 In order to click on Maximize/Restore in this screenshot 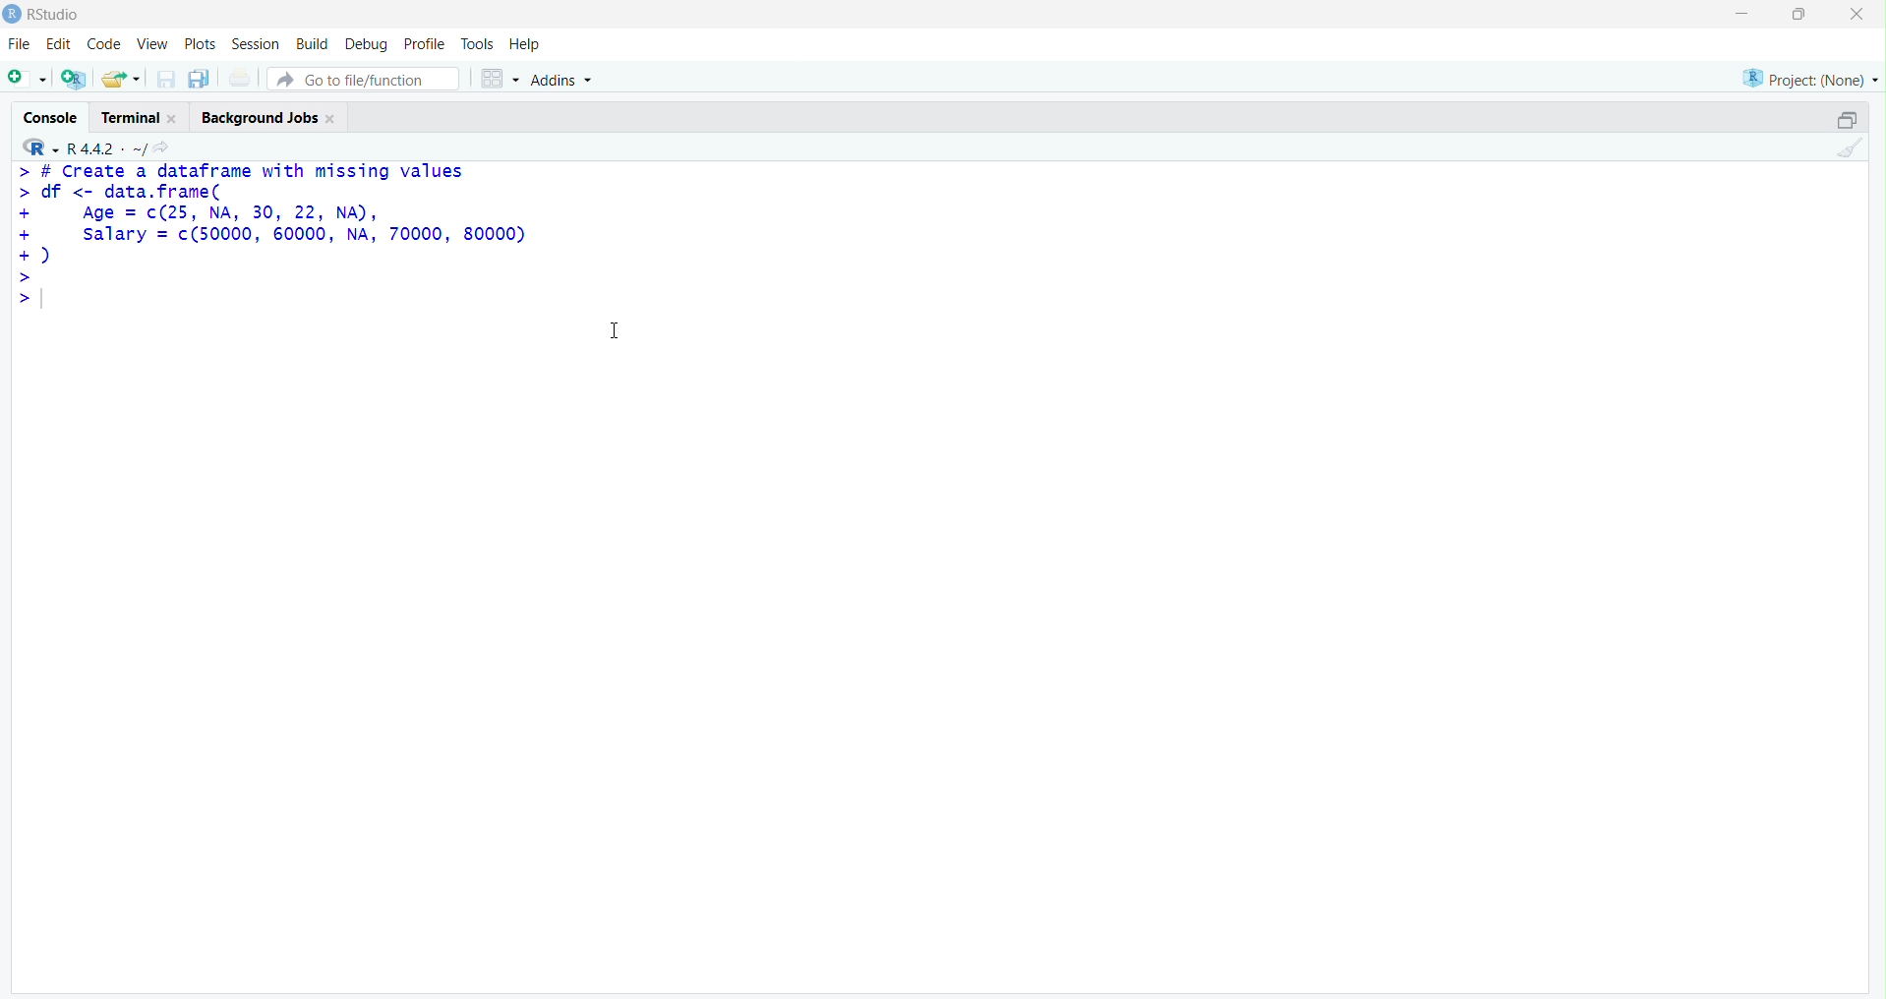, I will do `click(1851, 118)`.